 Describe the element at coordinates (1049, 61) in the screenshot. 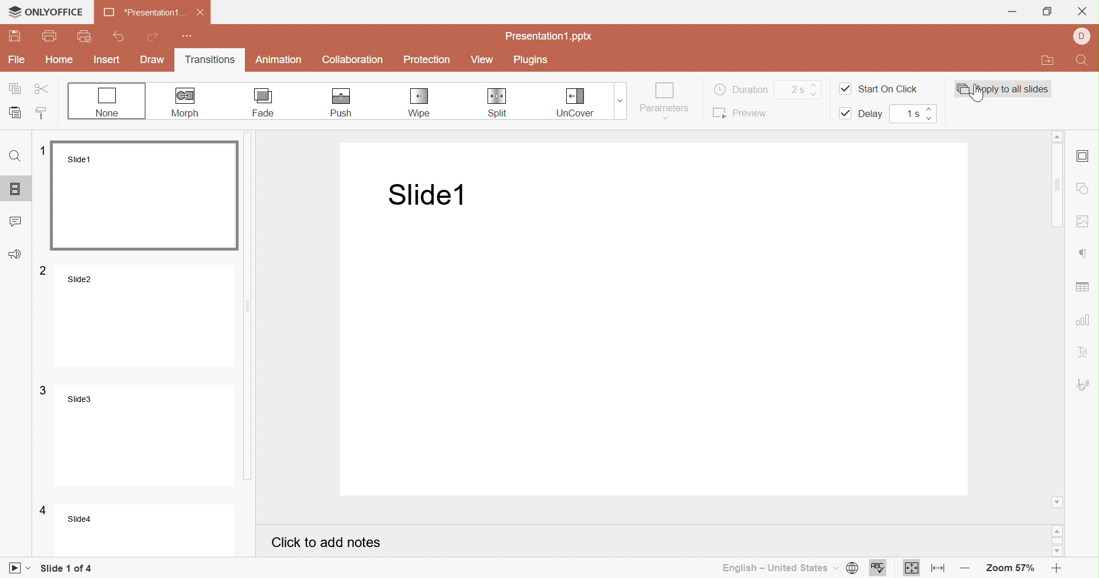

I see `Open file location` at that location.